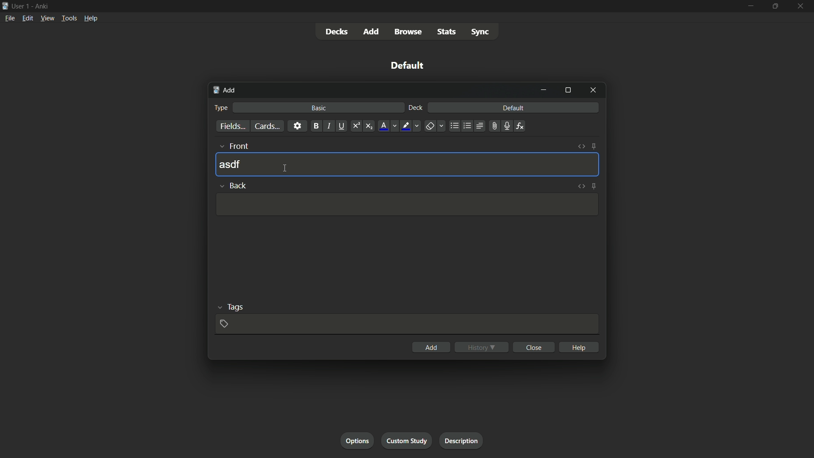 The image size is (814, 458). I want to click on cards, so click(267, 126).